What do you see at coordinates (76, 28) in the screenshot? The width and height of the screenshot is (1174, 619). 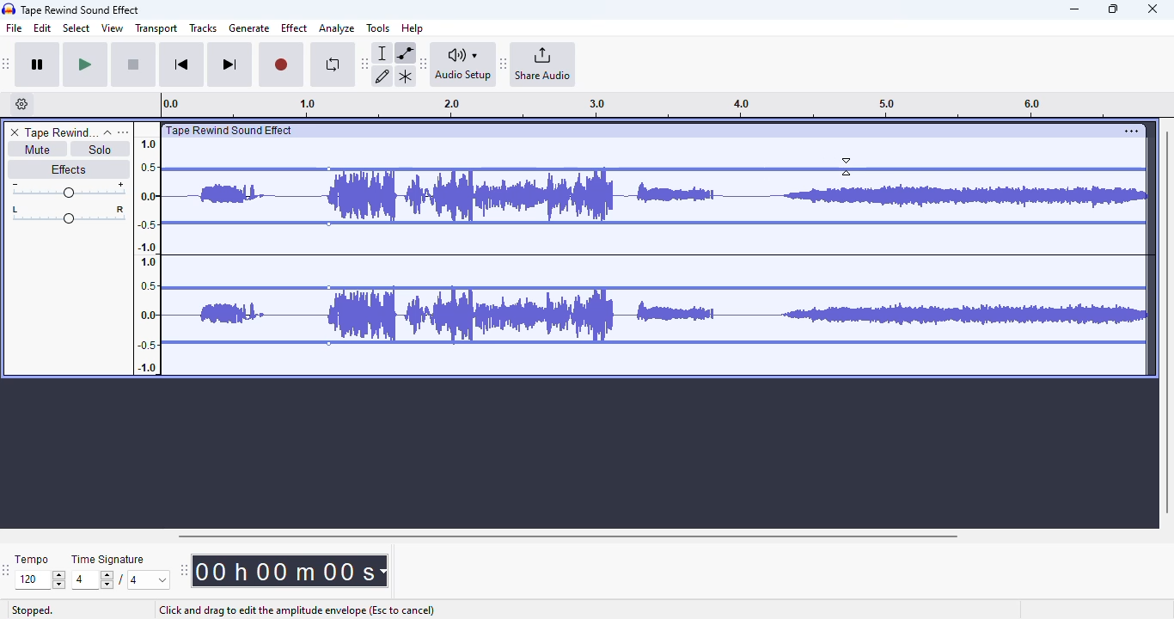 I see `select` at bounding box center [76, 28].